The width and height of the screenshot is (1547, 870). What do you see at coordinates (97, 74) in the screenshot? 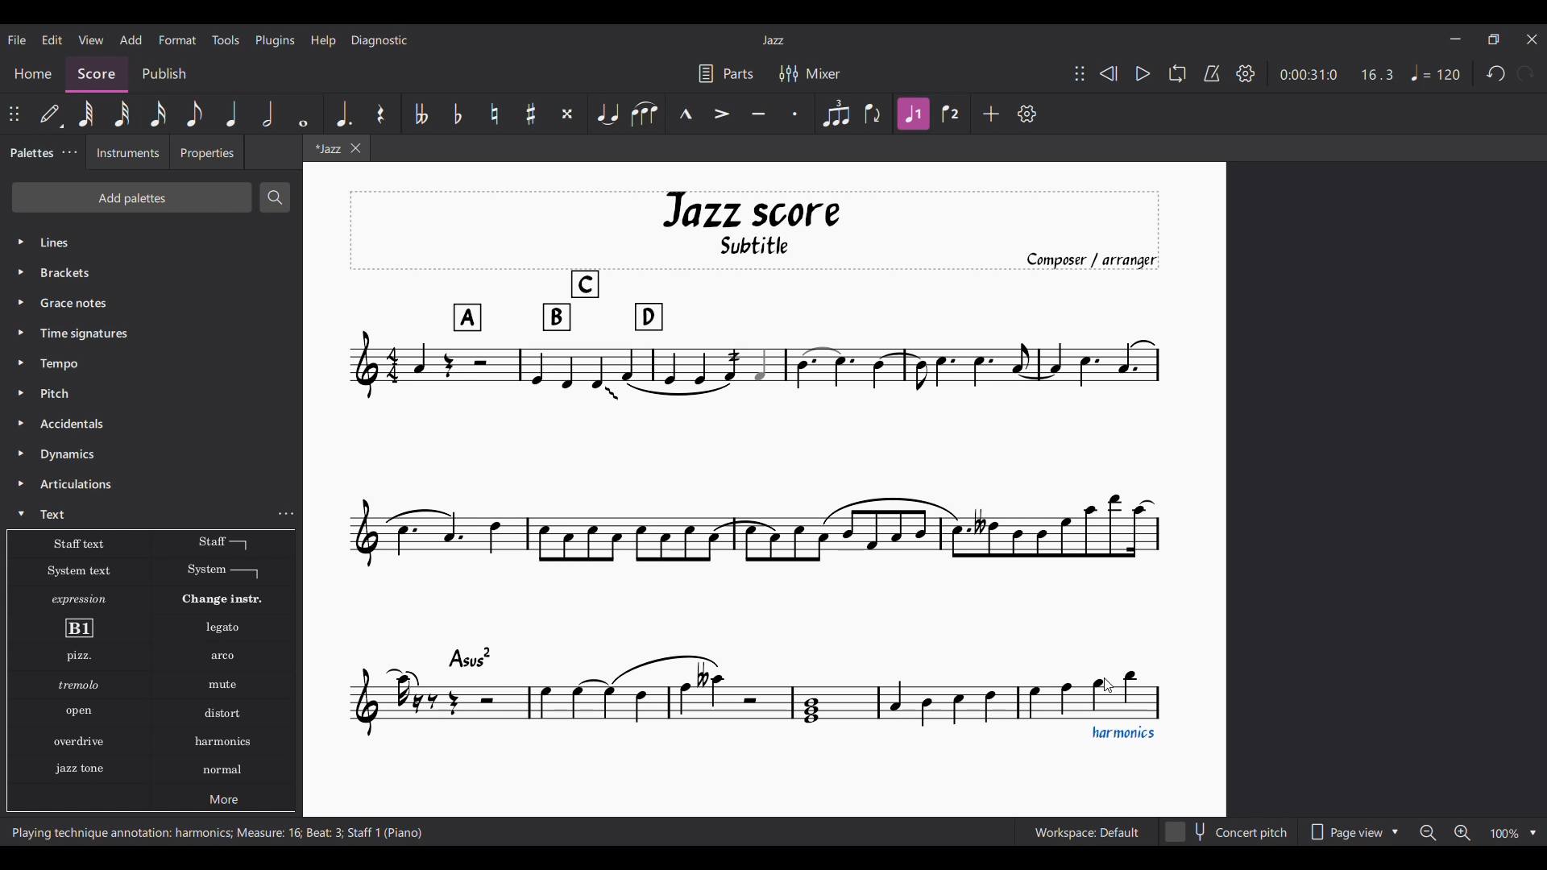
I see `Score, current section highlighted` at bounding box center [97, 74].